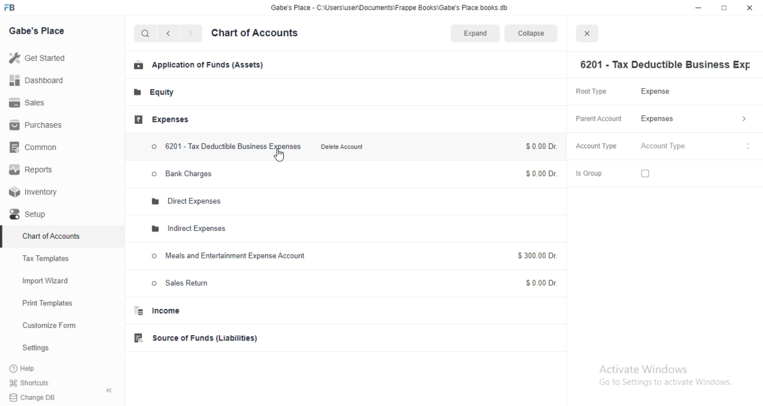 This screenshot has width=763, height=406. Describe the element at coordinates (697, 8) in the screenshot. I see `minimize` at that location.